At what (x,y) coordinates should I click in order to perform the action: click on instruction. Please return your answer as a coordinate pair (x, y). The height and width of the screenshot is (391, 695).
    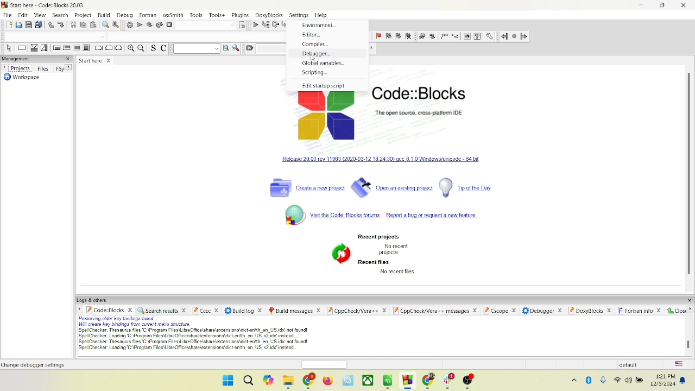
    Looking at the image, I should click on (23, 48).